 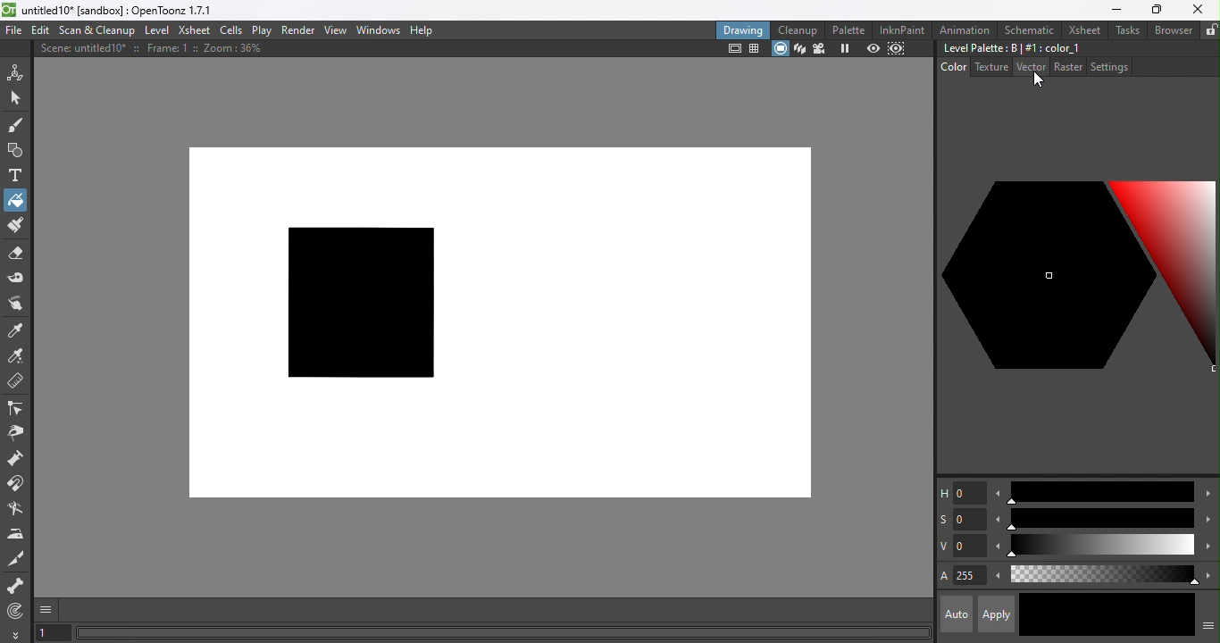 What do you see at coordinates (1028, 30) in the screenshot?
I see `Schematic` at bounding box center [1028, 30].